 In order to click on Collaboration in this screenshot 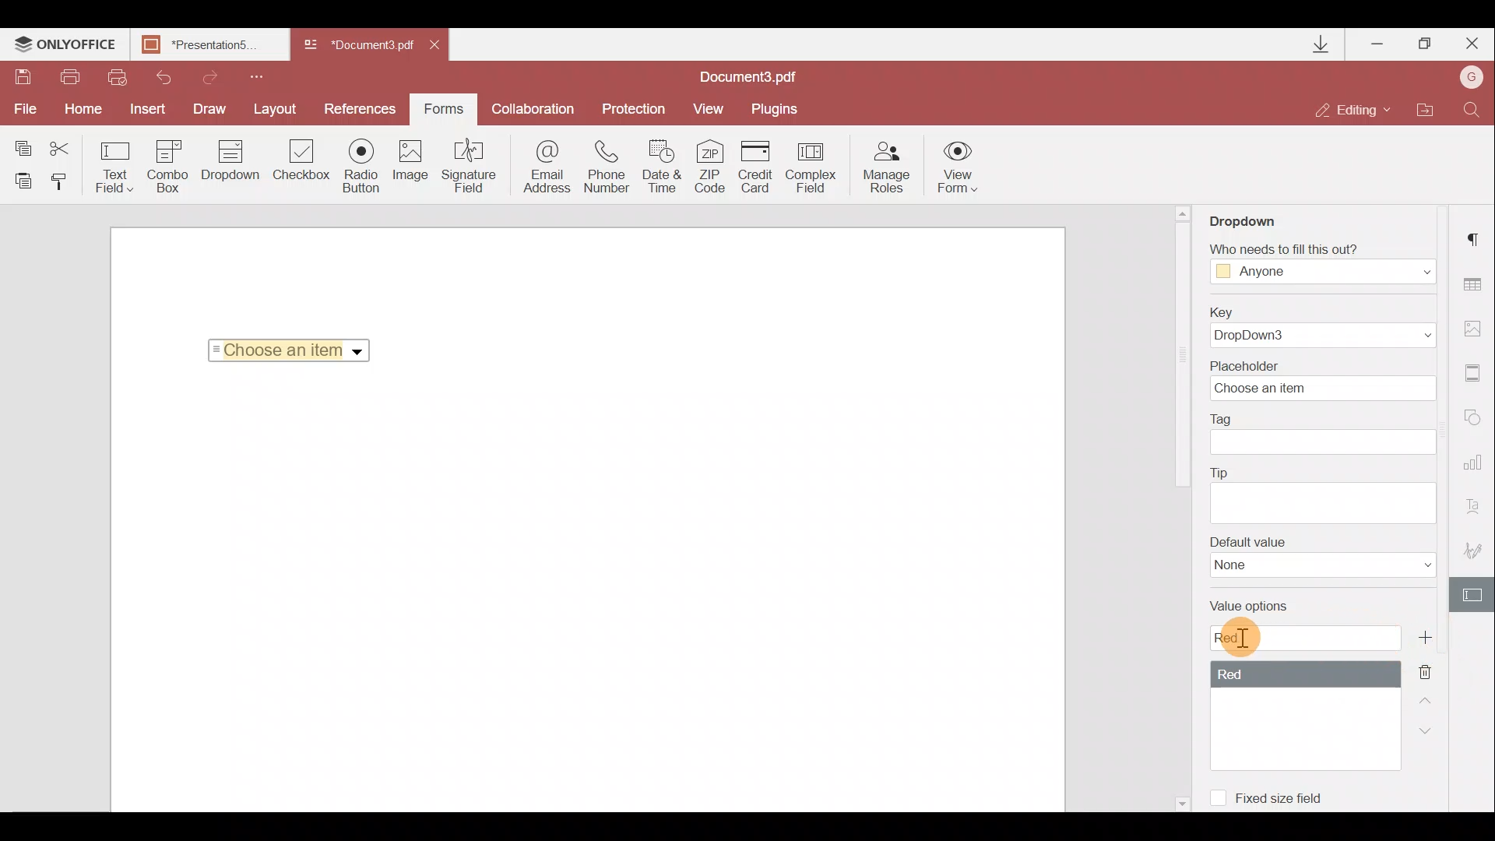, I will do `click(533, 107)`.